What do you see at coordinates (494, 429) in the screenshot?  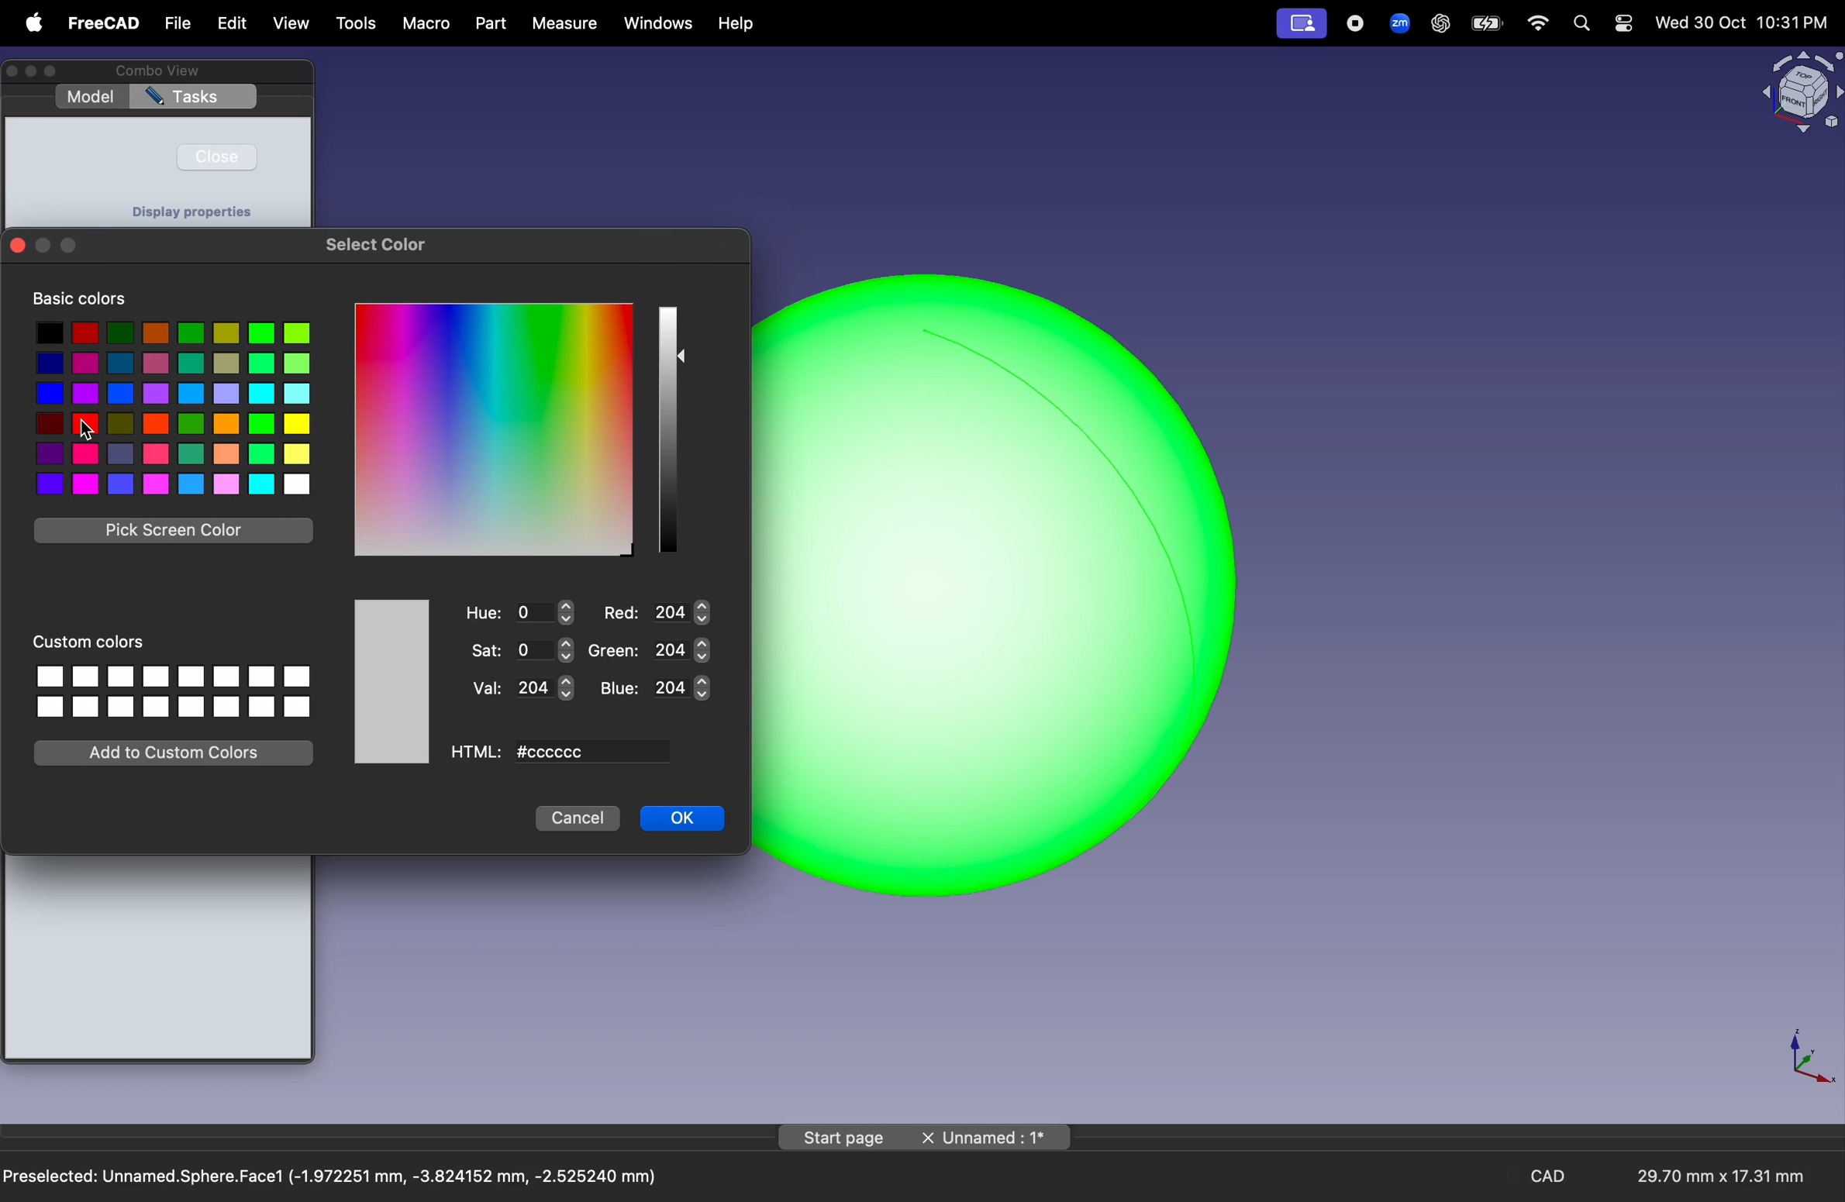 I see `color scale` at bounding box center [494, 429].